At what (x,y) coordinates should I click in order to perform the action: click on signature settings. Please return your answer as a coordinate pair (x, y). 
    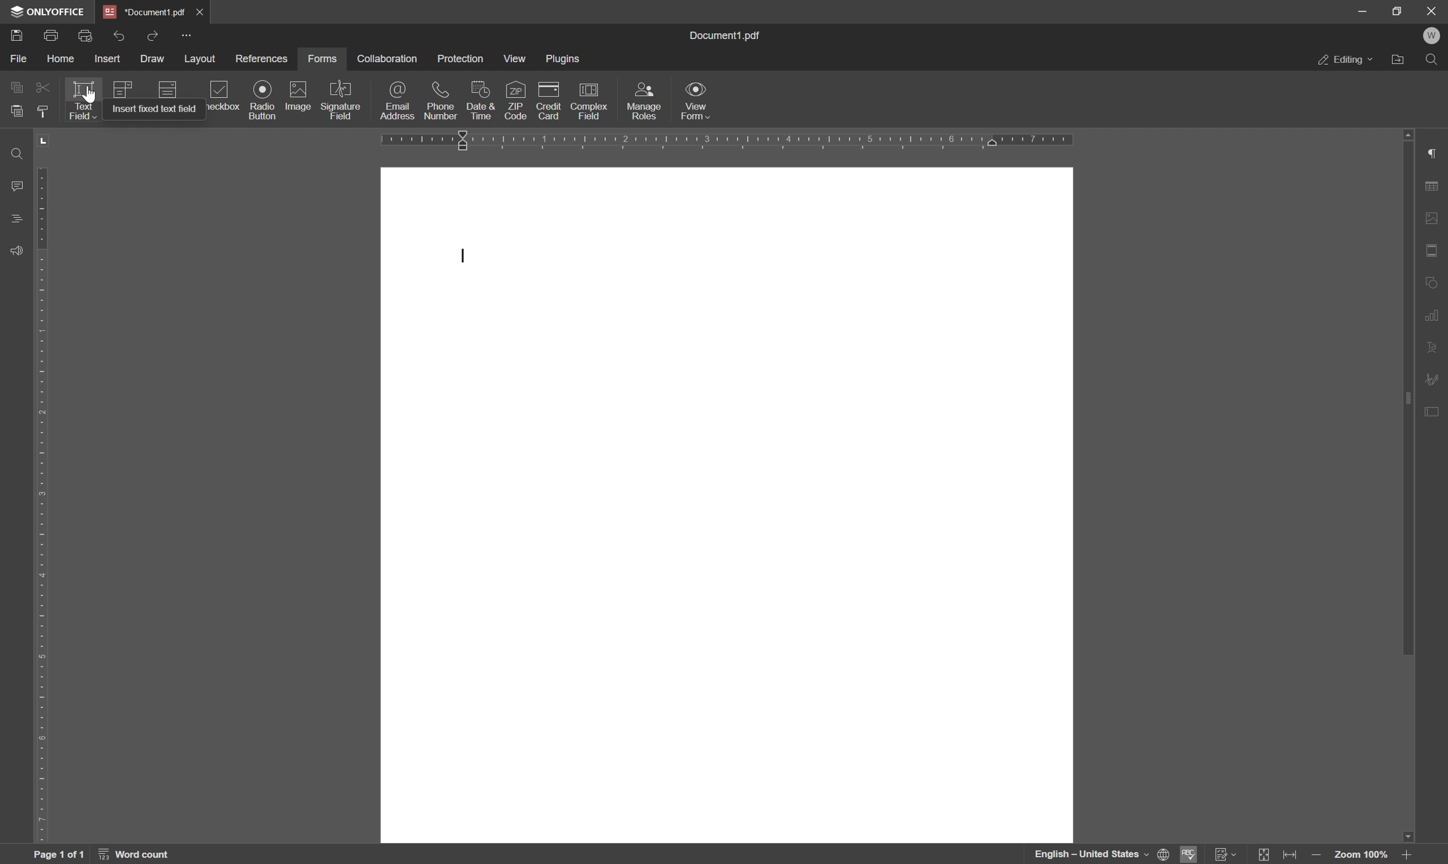
    Looking at the image, I should click on (1433, 378).